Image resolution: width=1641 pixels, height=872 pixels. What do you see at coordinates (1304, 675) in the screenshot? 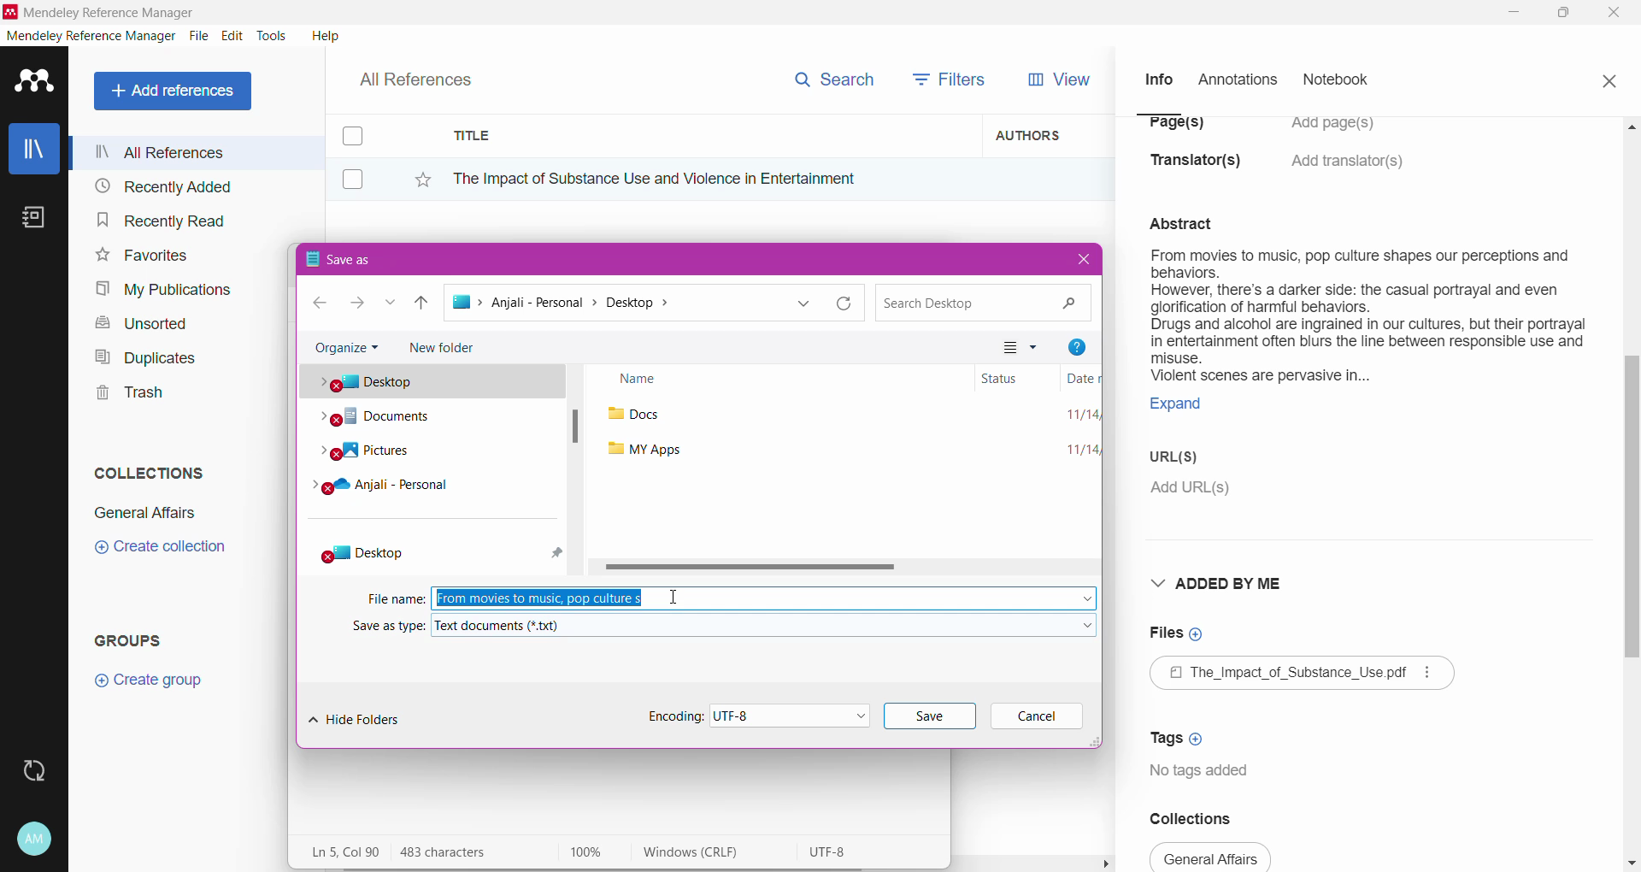
I see `Available File` at bounding box center [1304, 675].